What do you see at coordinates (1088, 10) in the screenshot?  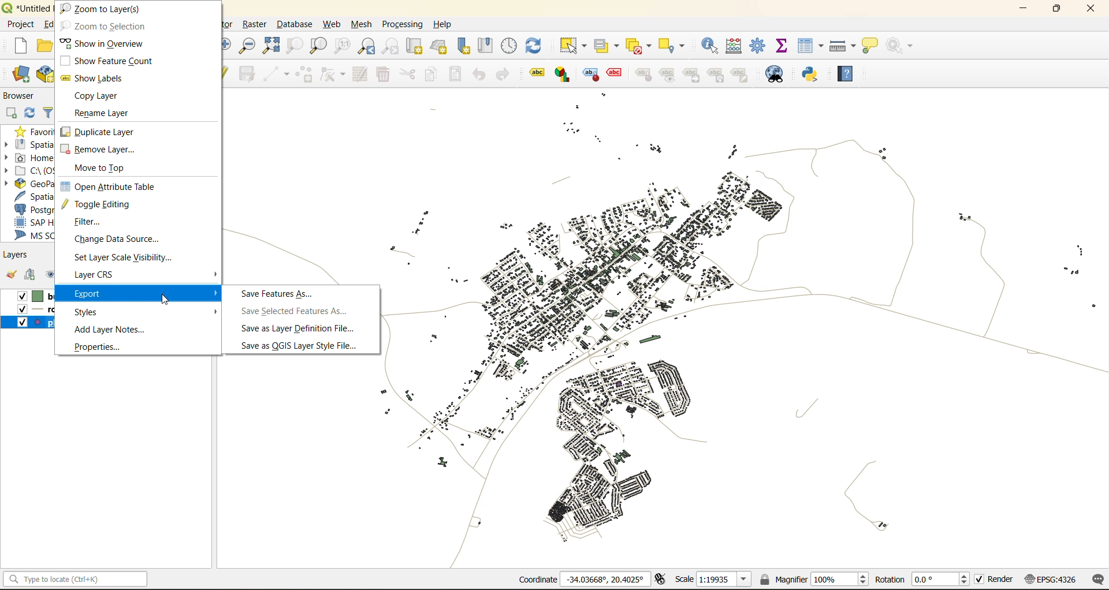 I see `close` at bounding box center [1088, 10].